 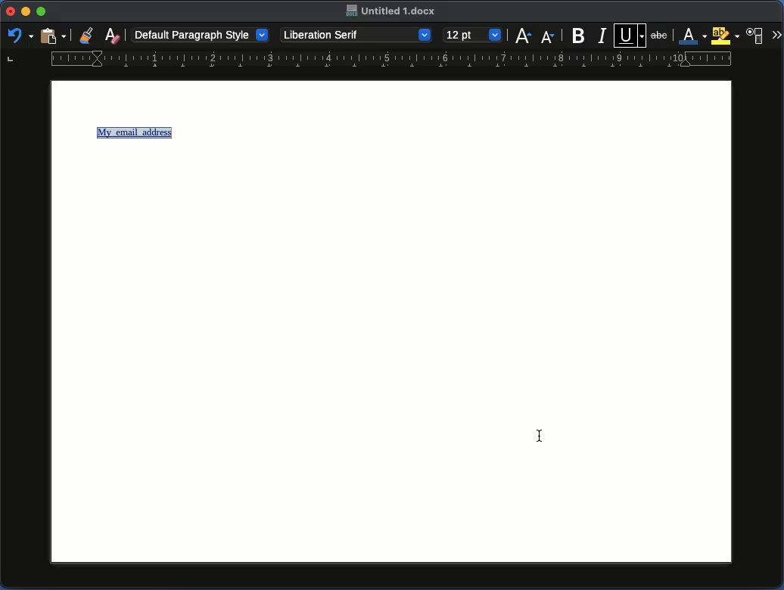 What do you see at coordinates (114, 34) in the screenshot?
I see `Clear formatting` at bounding box center [114, 34].